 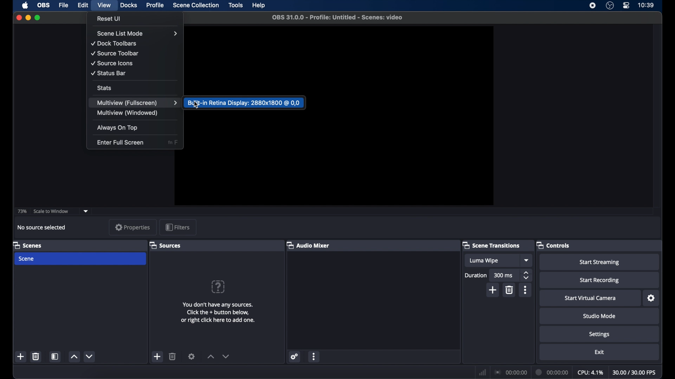 What do you see at coordinates (115, 44) in the screenshot?
I see `docktoolbars` at bounding box center [115, 44].